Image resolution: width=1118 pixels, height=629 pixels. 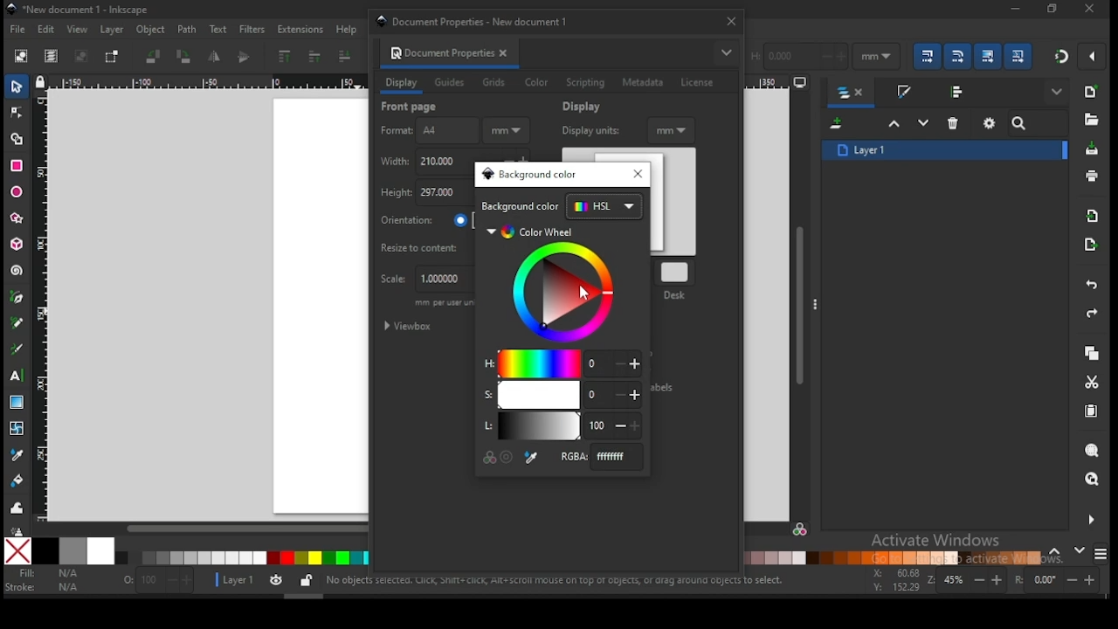 I want to click on units, so click(x=506, y=131).